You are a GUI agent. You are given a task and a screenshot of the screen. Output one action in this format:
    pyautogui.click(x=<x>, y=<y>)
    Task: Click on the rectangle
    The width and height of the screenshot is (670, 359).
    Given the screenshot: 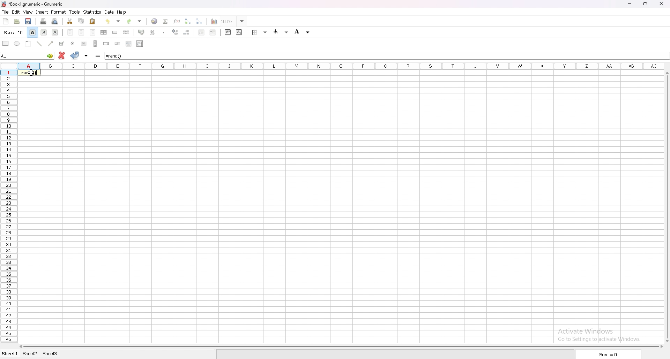 What is the action you would take?
    pyautogui.click(x=6, y=43)
    